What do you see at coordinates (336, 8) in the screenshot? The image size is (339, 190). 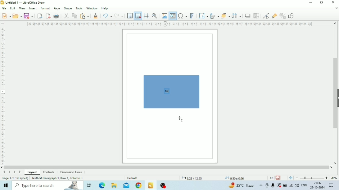 I see `Close Document` at bounding box center [336, 8].